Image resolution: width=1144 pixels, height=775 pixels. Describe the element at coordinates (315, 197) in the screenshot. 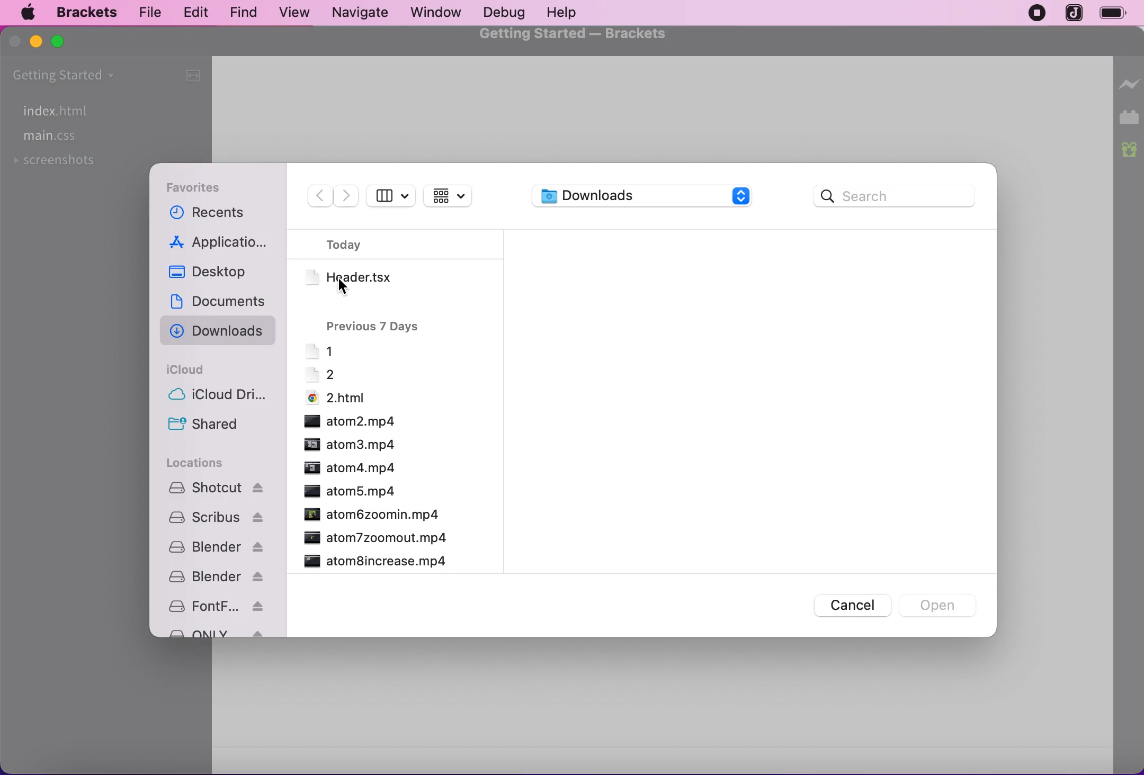

I see `back` at that location.